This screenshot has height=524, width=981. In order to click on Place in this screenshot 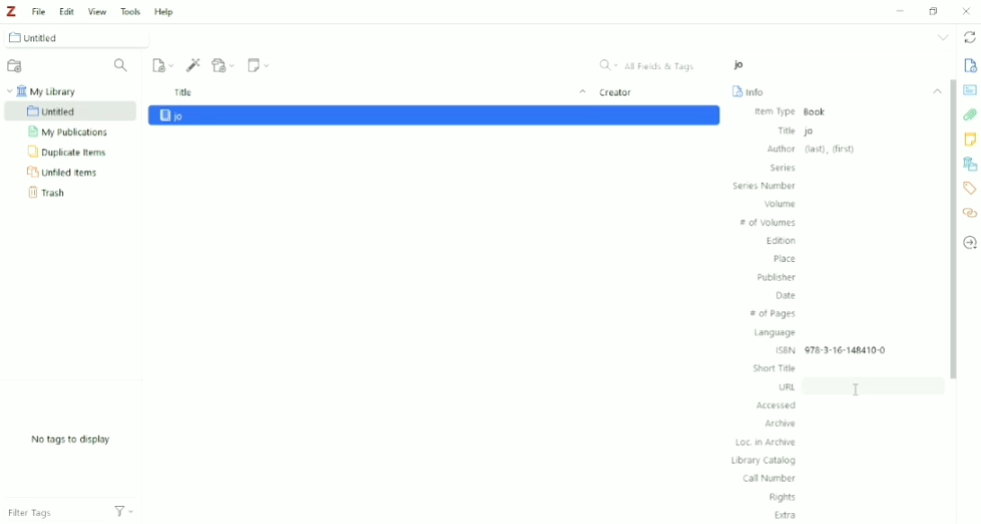, I will do `click(784, 258)`.